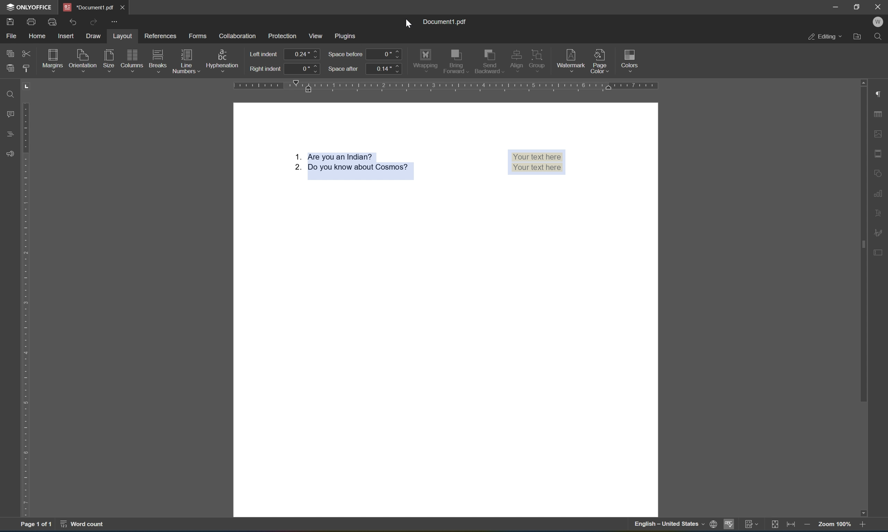 Image resolution: width=888 pixels, height=532 pixels. What do you see at coordinates (880, 115) in the screenshot?
I see `table settings` at bounding box center [880, 115].